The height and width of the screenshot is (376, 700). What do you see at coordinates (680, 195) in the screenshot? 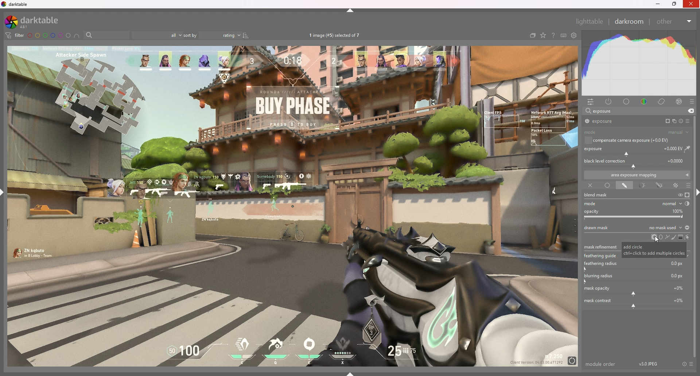
I see `temporarily switch off` at bounding box center [680, 195].